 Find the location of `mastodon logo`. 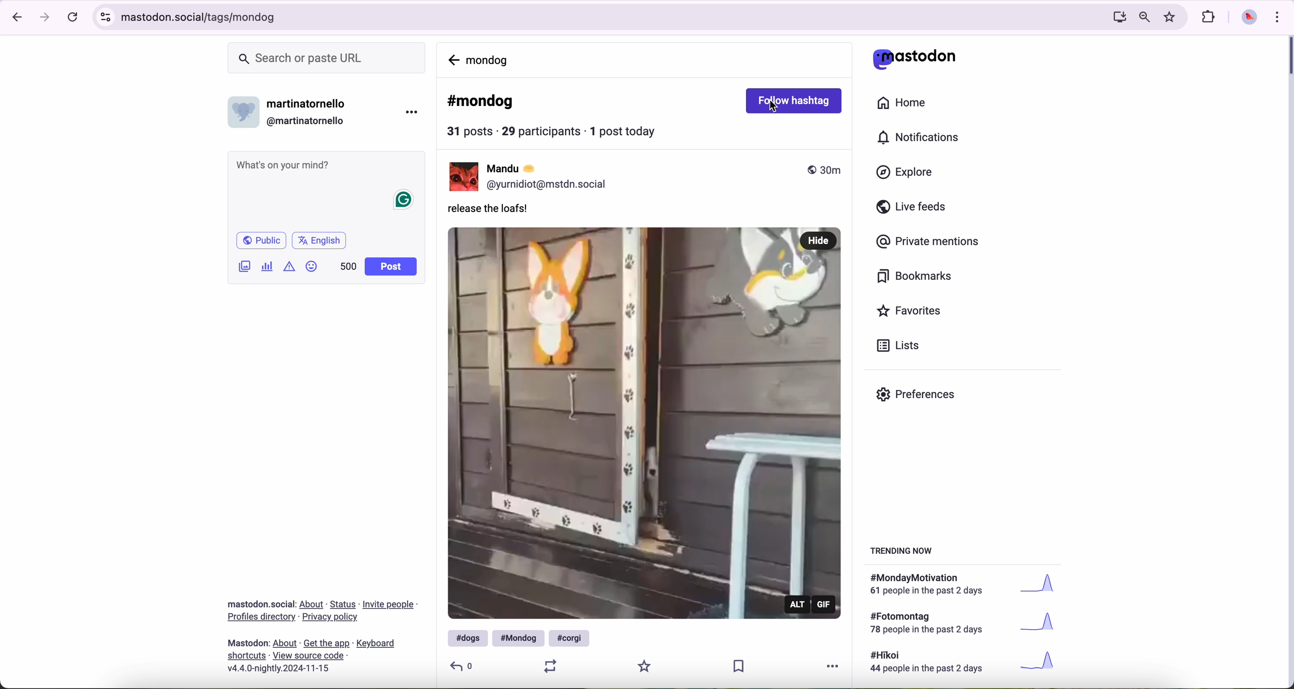

mastodon logo is located at coordinates (914, 58).